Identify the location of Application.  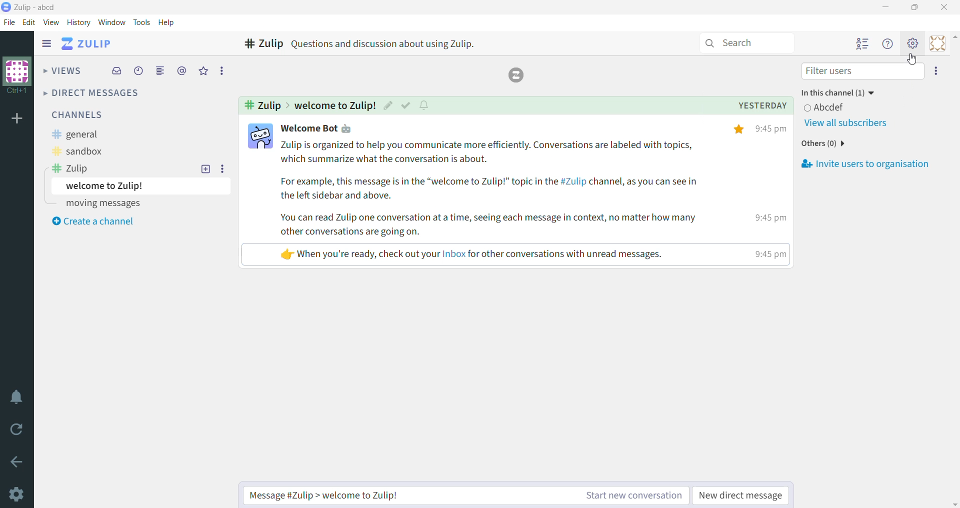
(88, 44).